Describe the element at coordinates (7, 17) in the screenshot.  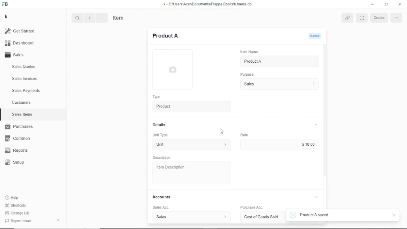
I see `k` at that location.